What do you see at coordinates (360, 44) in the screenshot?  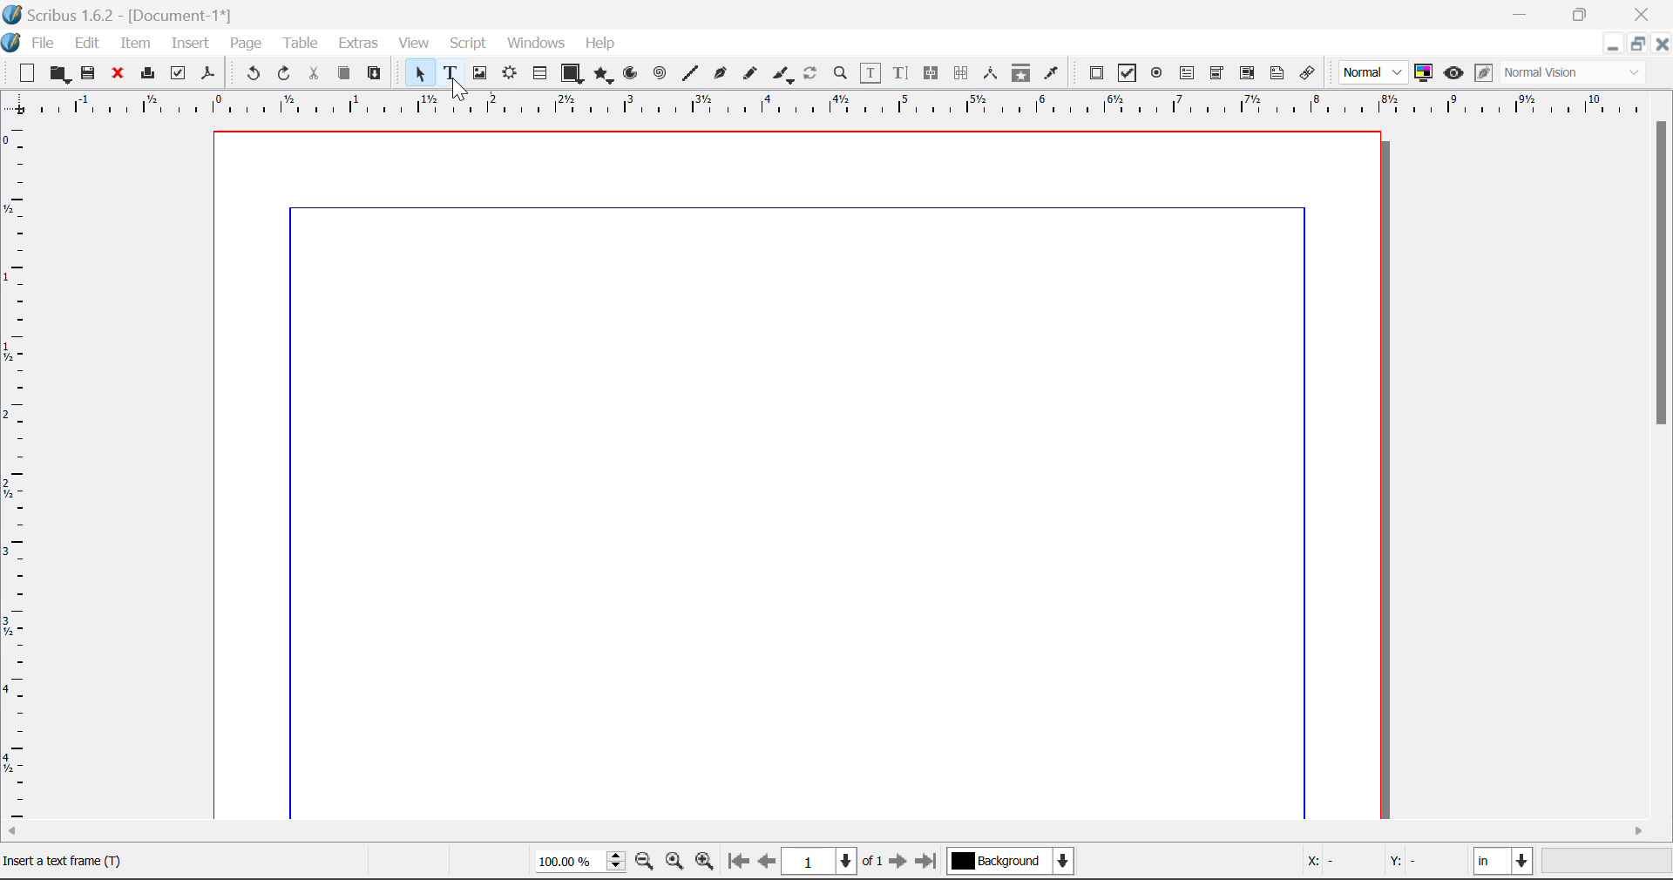 I see `Extras` at bounding box center [360, 44].